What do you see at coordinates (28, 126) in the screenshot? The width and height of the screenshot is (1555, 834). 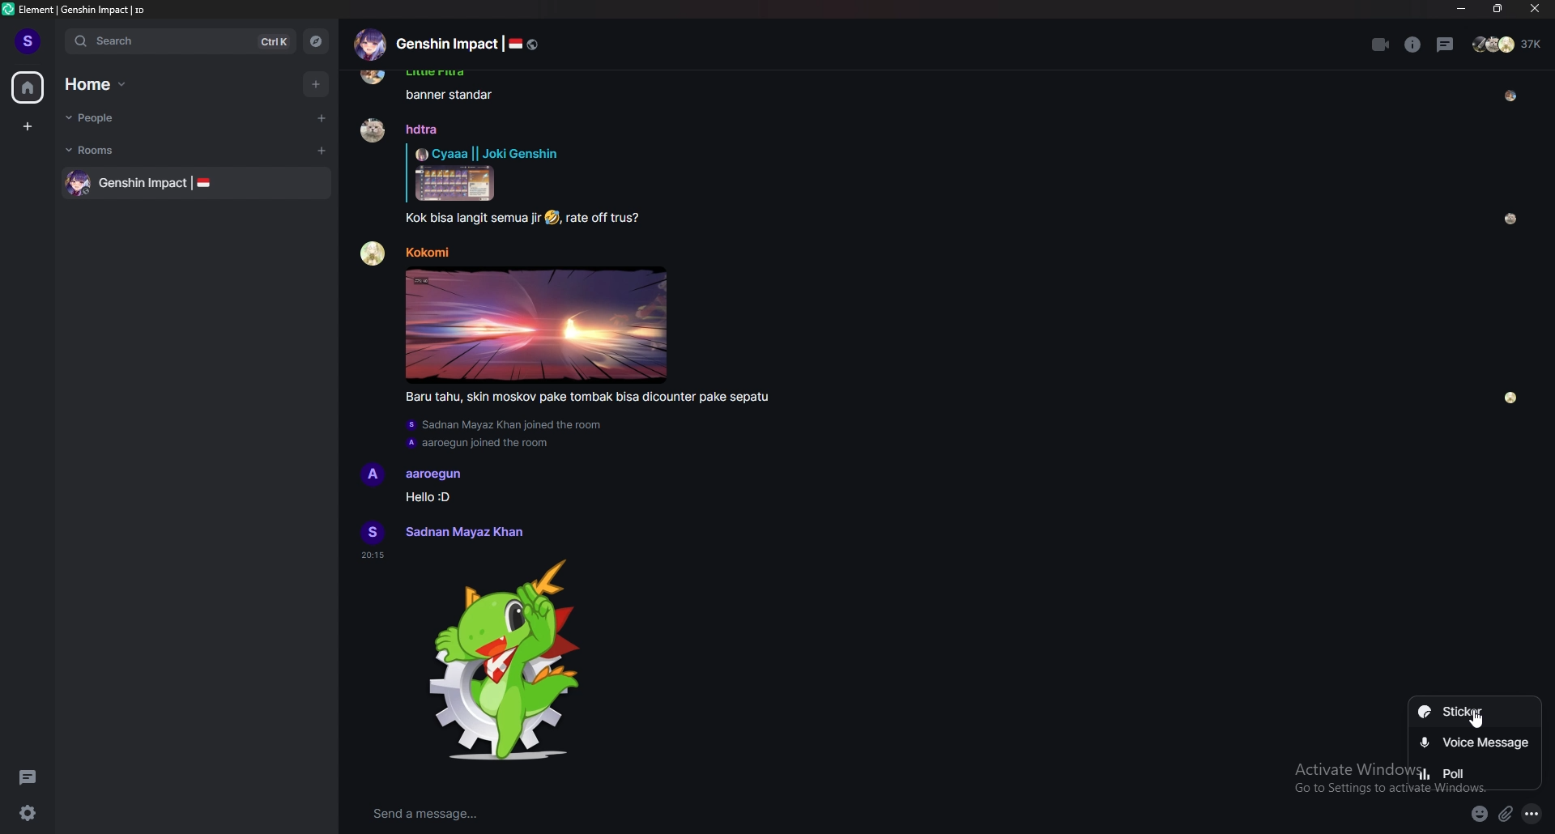 I see `create a space` at bounding box center [28, 126].